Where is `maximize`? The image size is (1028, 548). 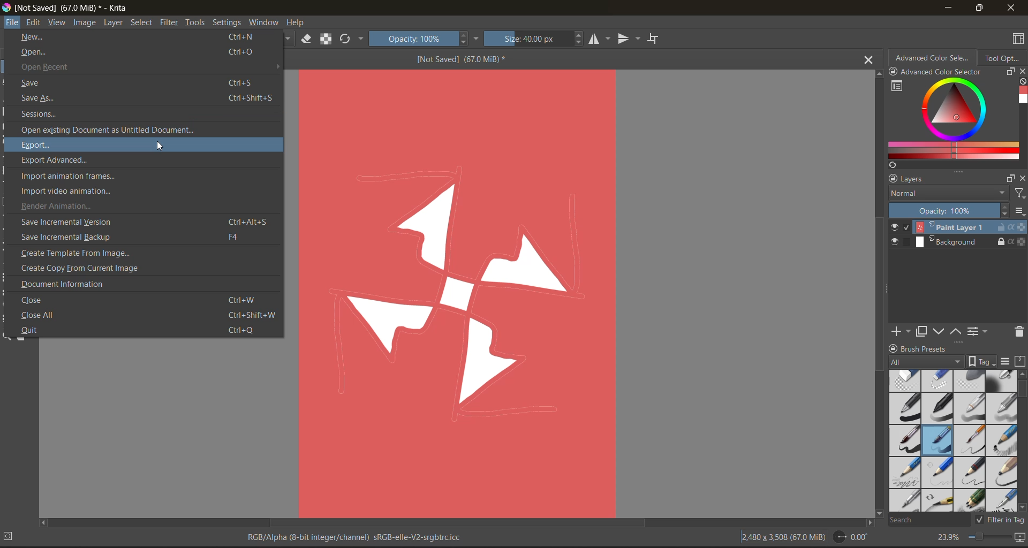
maximize is located at coordinates (979, 7).